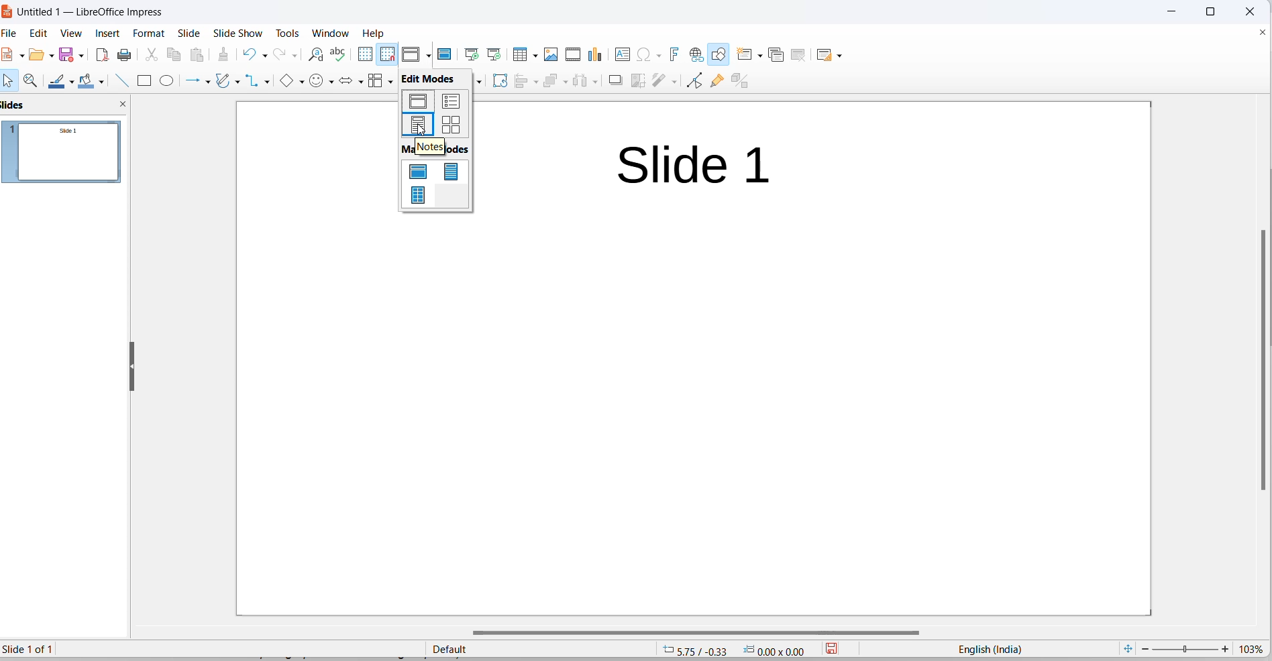 The height and width of the screenshot is (661, 1272). What do you see at coordinates (268, 82) in the screenshot?
I see `connectors option` at bounding box center [268, 82].